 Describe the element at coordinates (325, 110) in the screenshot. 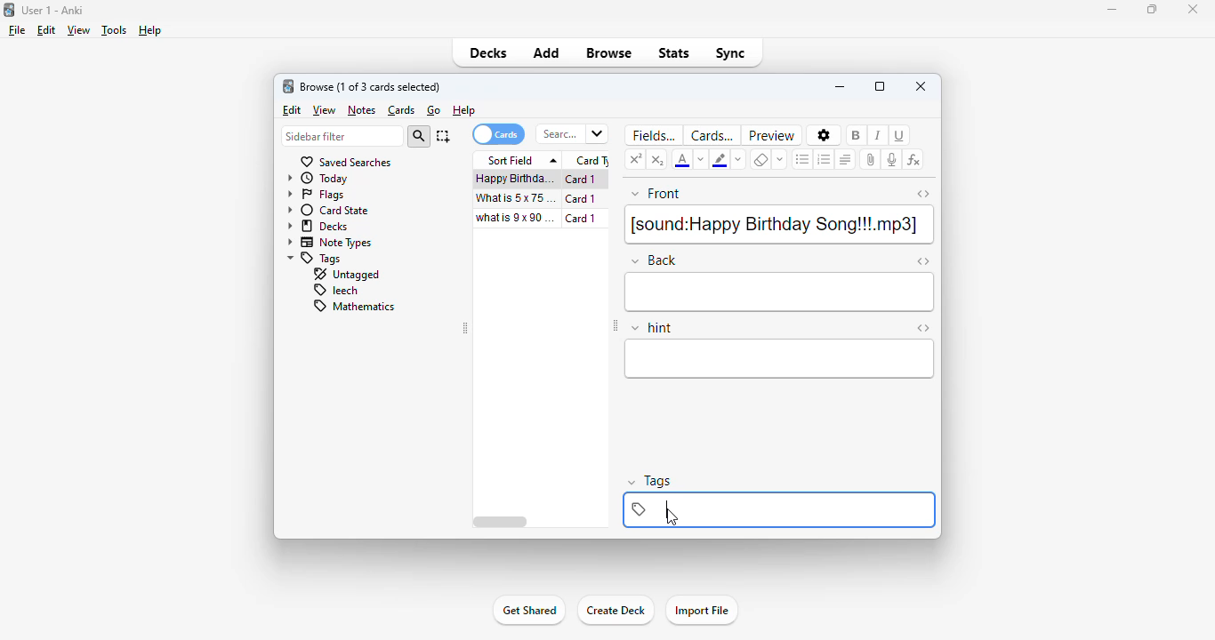

I see `view` at that location.